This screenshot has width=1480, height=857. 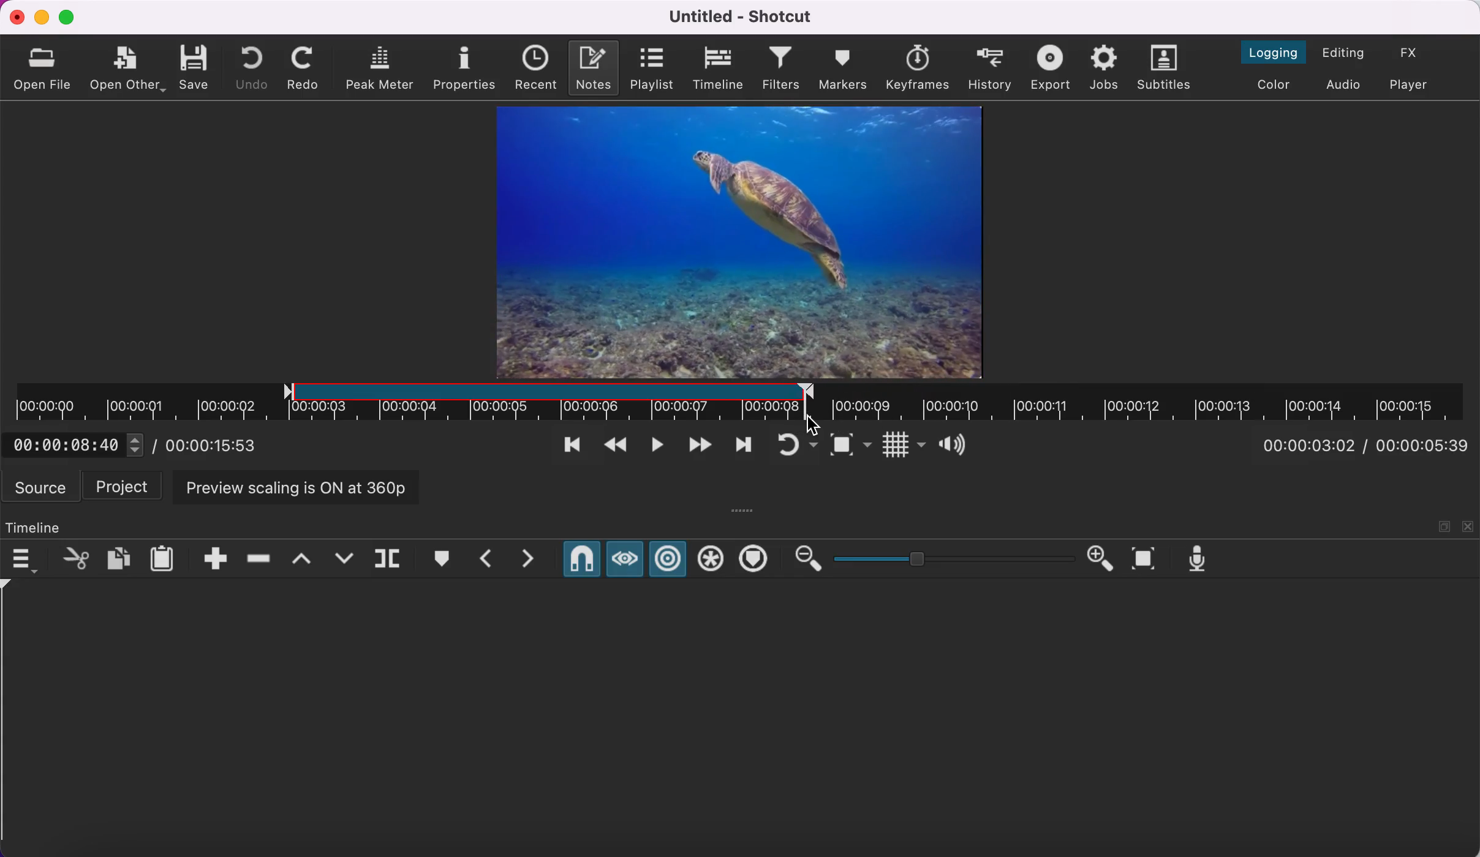 What do you see at coordinates (1049, 68) in the screenshot?
I see `export` at bounding box center [1049, 68].